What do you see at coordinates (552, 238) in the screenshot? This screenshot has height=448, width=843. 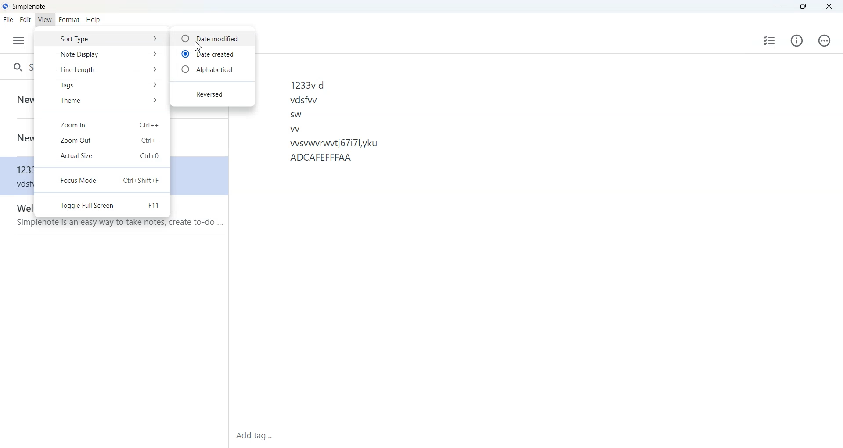 I see `1233 d vddw sw W wwwwnwt67lyku ADCAFEFFFAA` at bounding box center [552, 238].